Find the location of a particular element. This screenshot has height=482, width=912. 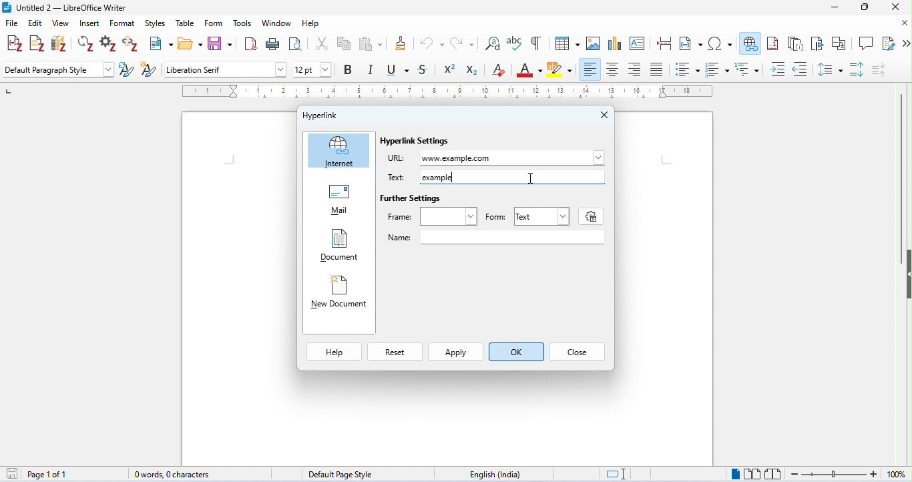

insert endnote is located at coordinates (796, 43).